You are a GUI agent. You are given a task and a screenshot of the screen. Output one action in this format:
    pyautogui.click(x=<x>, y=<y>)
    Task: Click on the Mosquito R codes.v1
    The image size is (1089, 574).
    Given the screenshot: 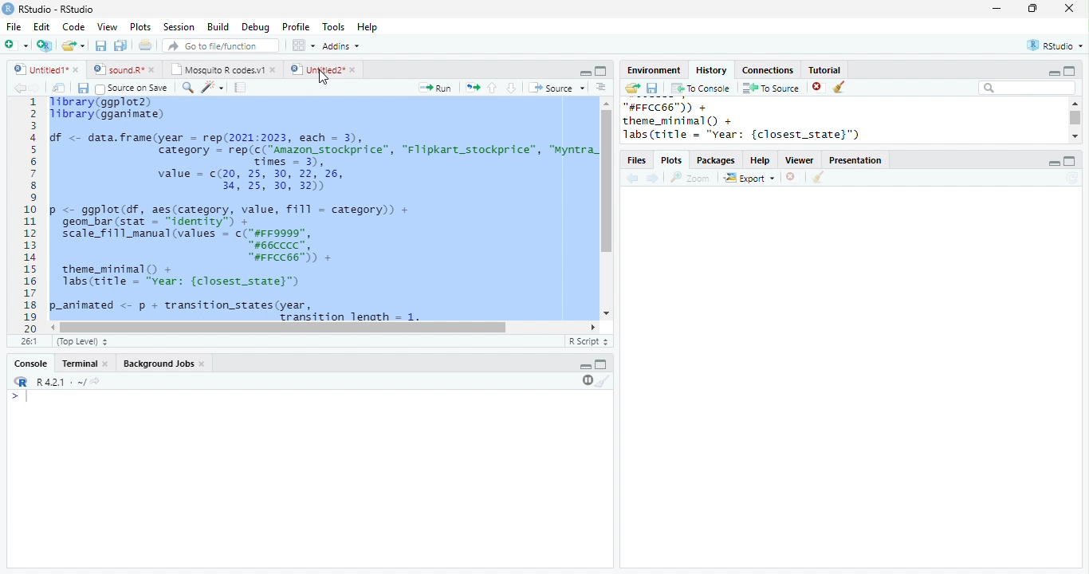 What is the action you would take?
    pyautogui.click(x=218, y=69)
    